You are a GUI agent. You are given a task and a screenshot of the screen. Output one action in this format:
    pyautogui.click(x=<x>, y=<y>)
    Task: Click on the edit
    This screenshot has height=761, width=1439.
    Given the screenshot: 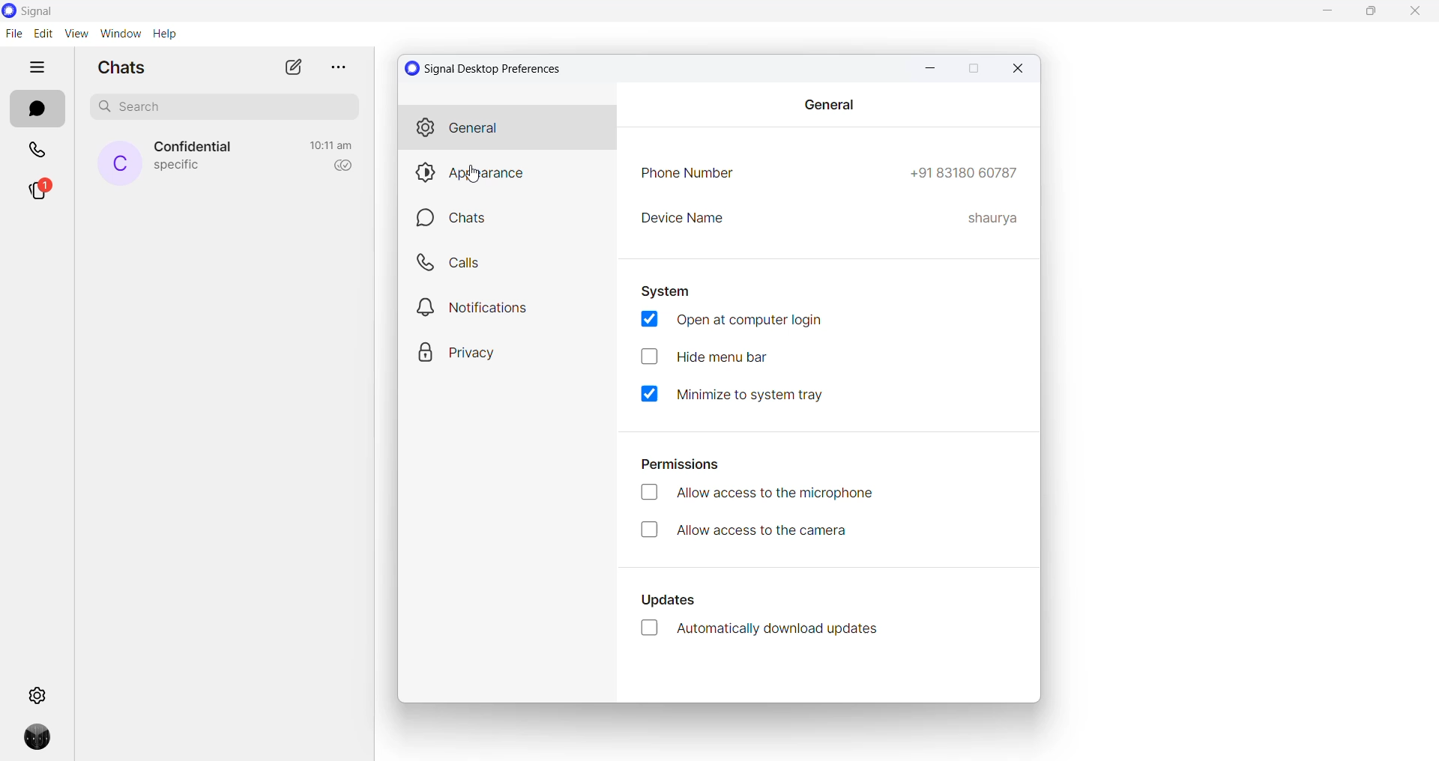 What is the action you would take?
    pyautogui.click(x=43, y=34)
    